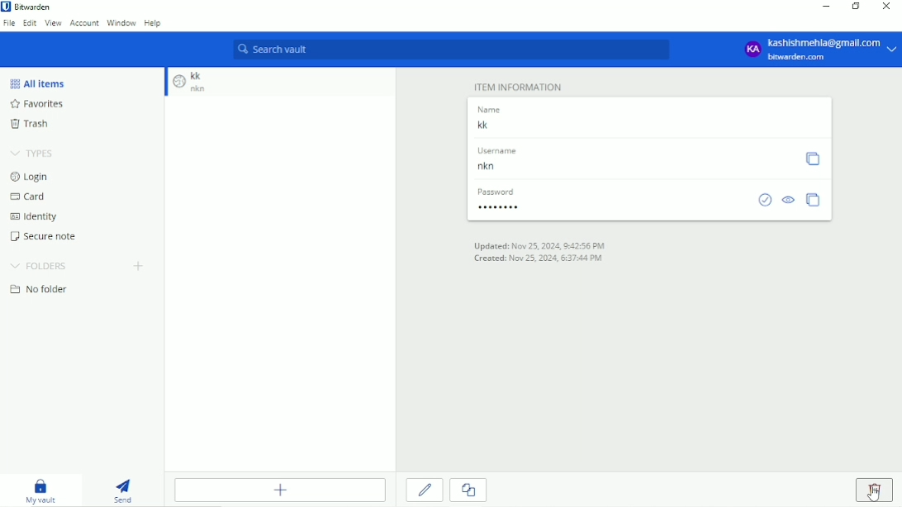 This screenshot has height=507, width=902. Describe the element at coordinates (126, 491) in the screenshot. I see `Send` at that location.